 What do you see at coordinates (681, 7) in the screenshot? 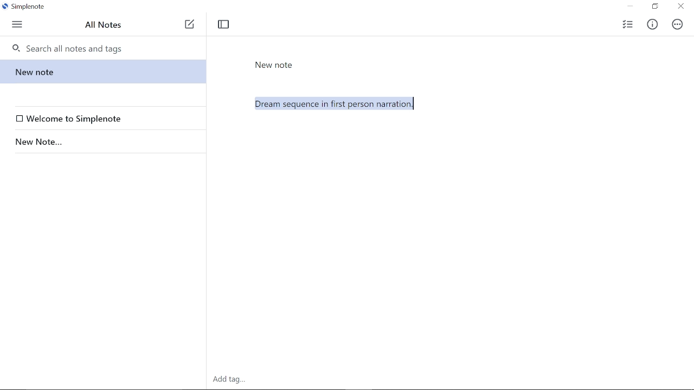
I see `Close` at bounding box center [681, 7].